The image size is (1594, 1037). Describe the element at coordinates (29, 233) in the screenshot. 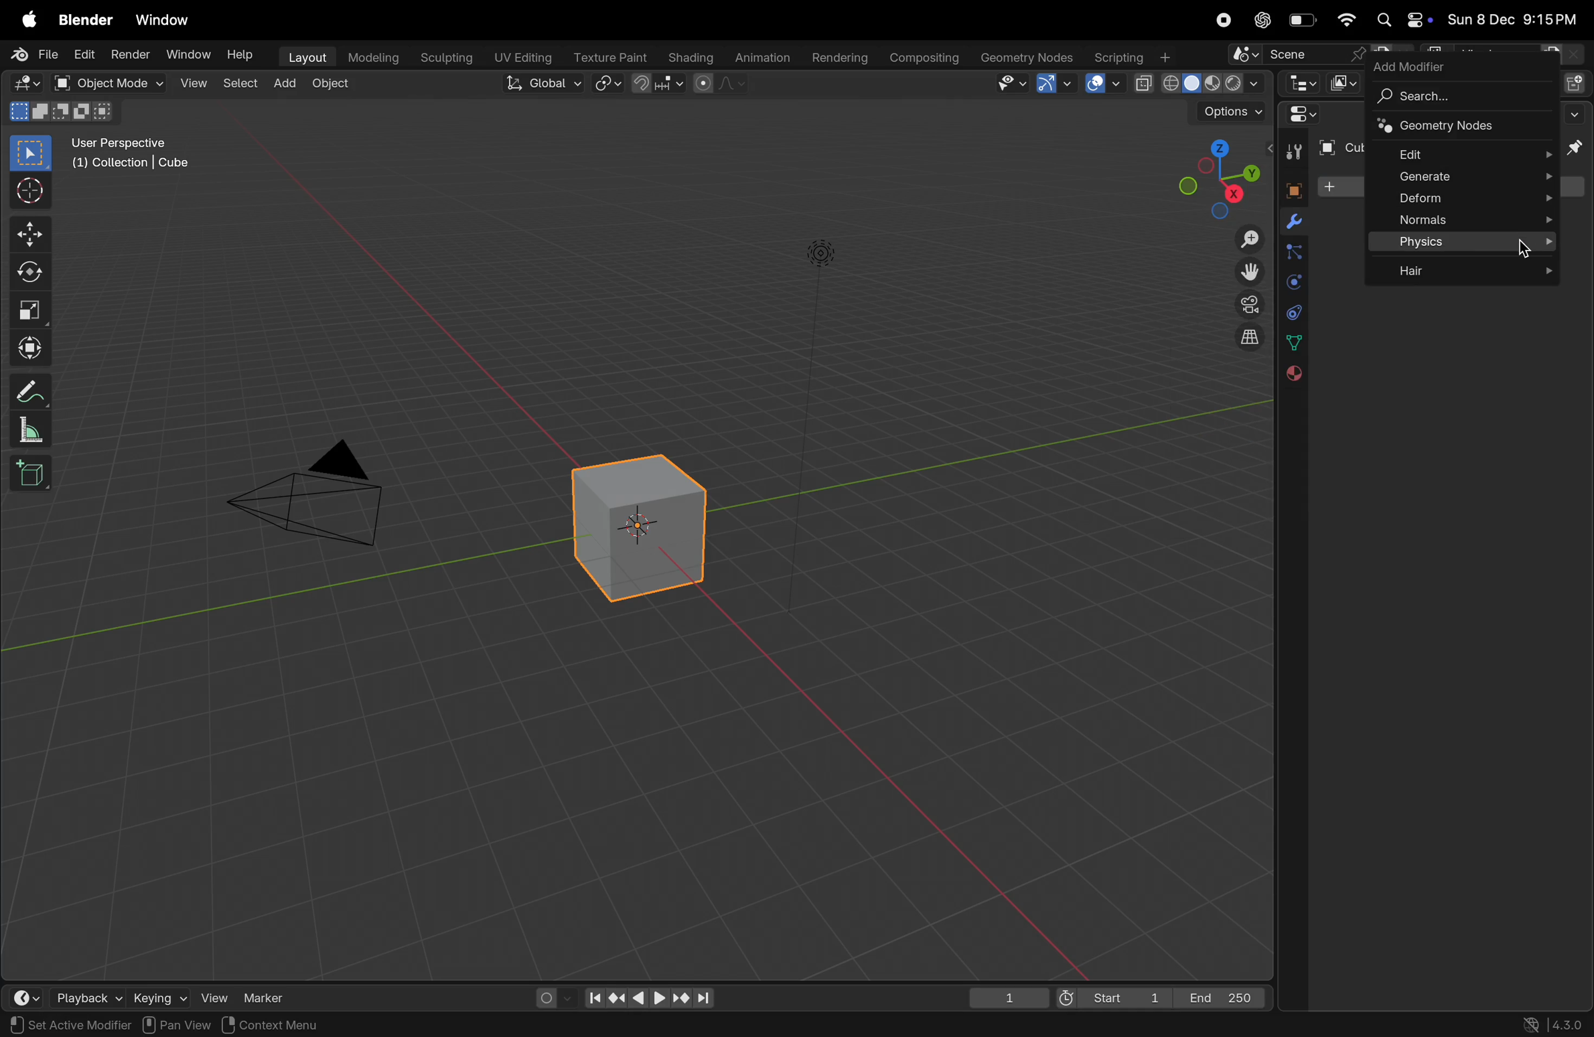

I see `move` at that location.